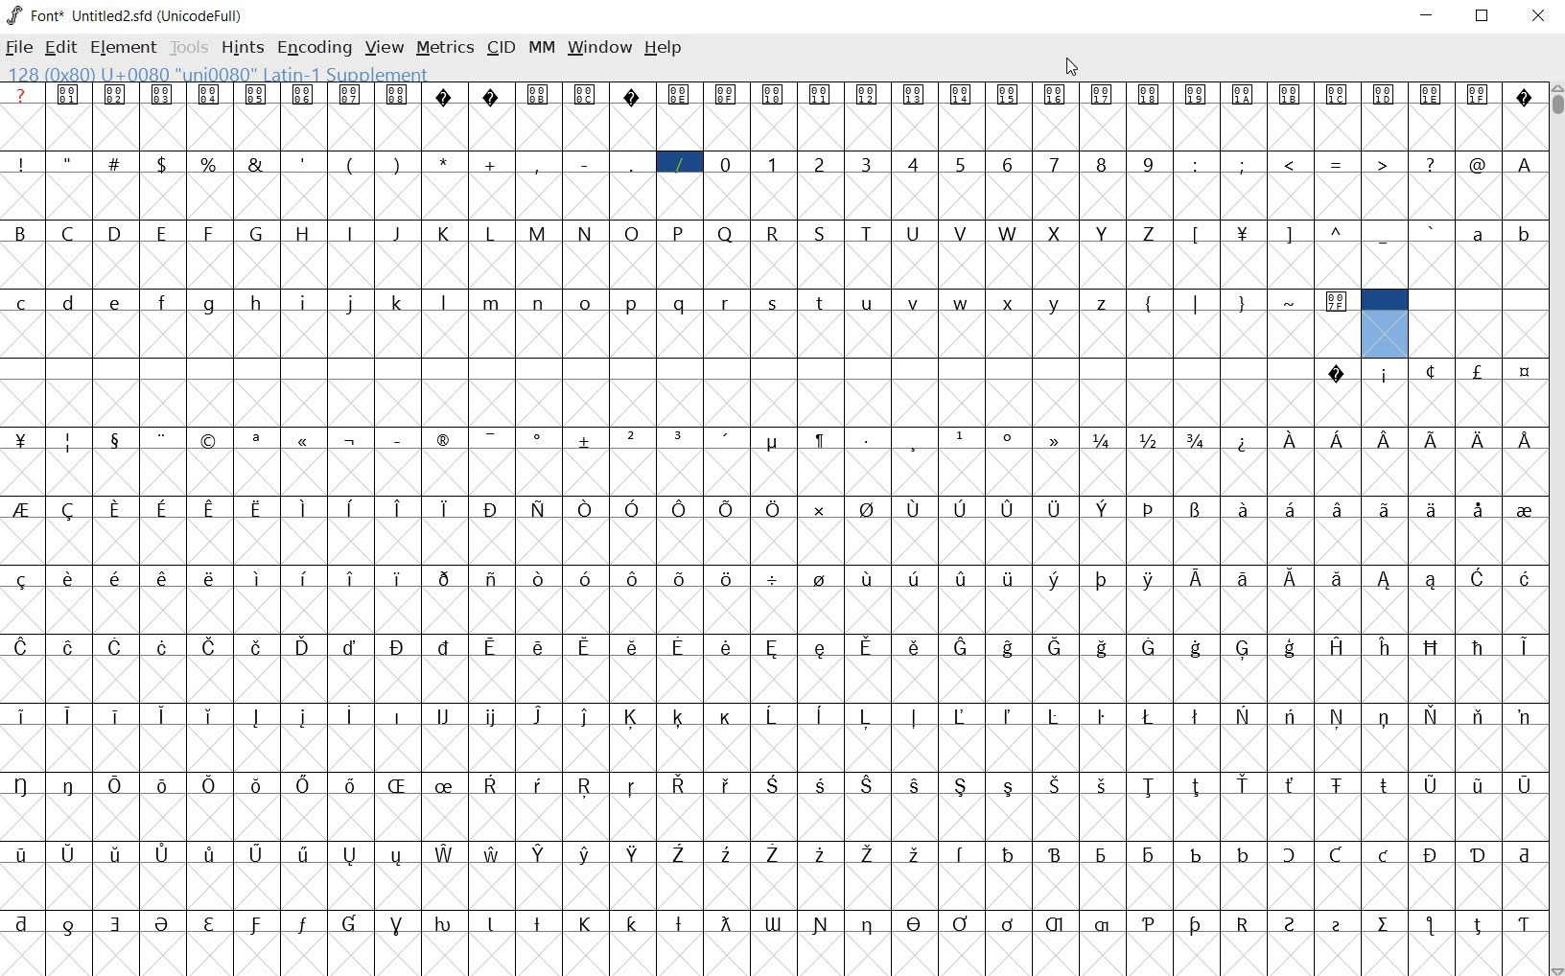  I want to click on mm, so click(542, 48).